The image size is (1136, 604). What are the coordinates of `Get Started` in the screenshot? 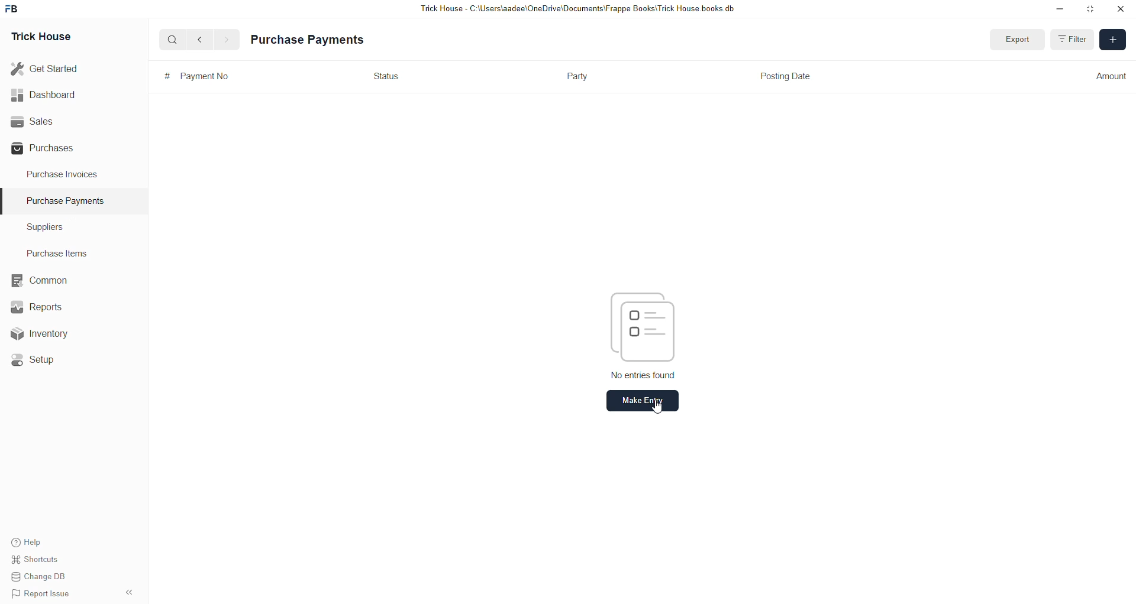 It's located at (47, 67).